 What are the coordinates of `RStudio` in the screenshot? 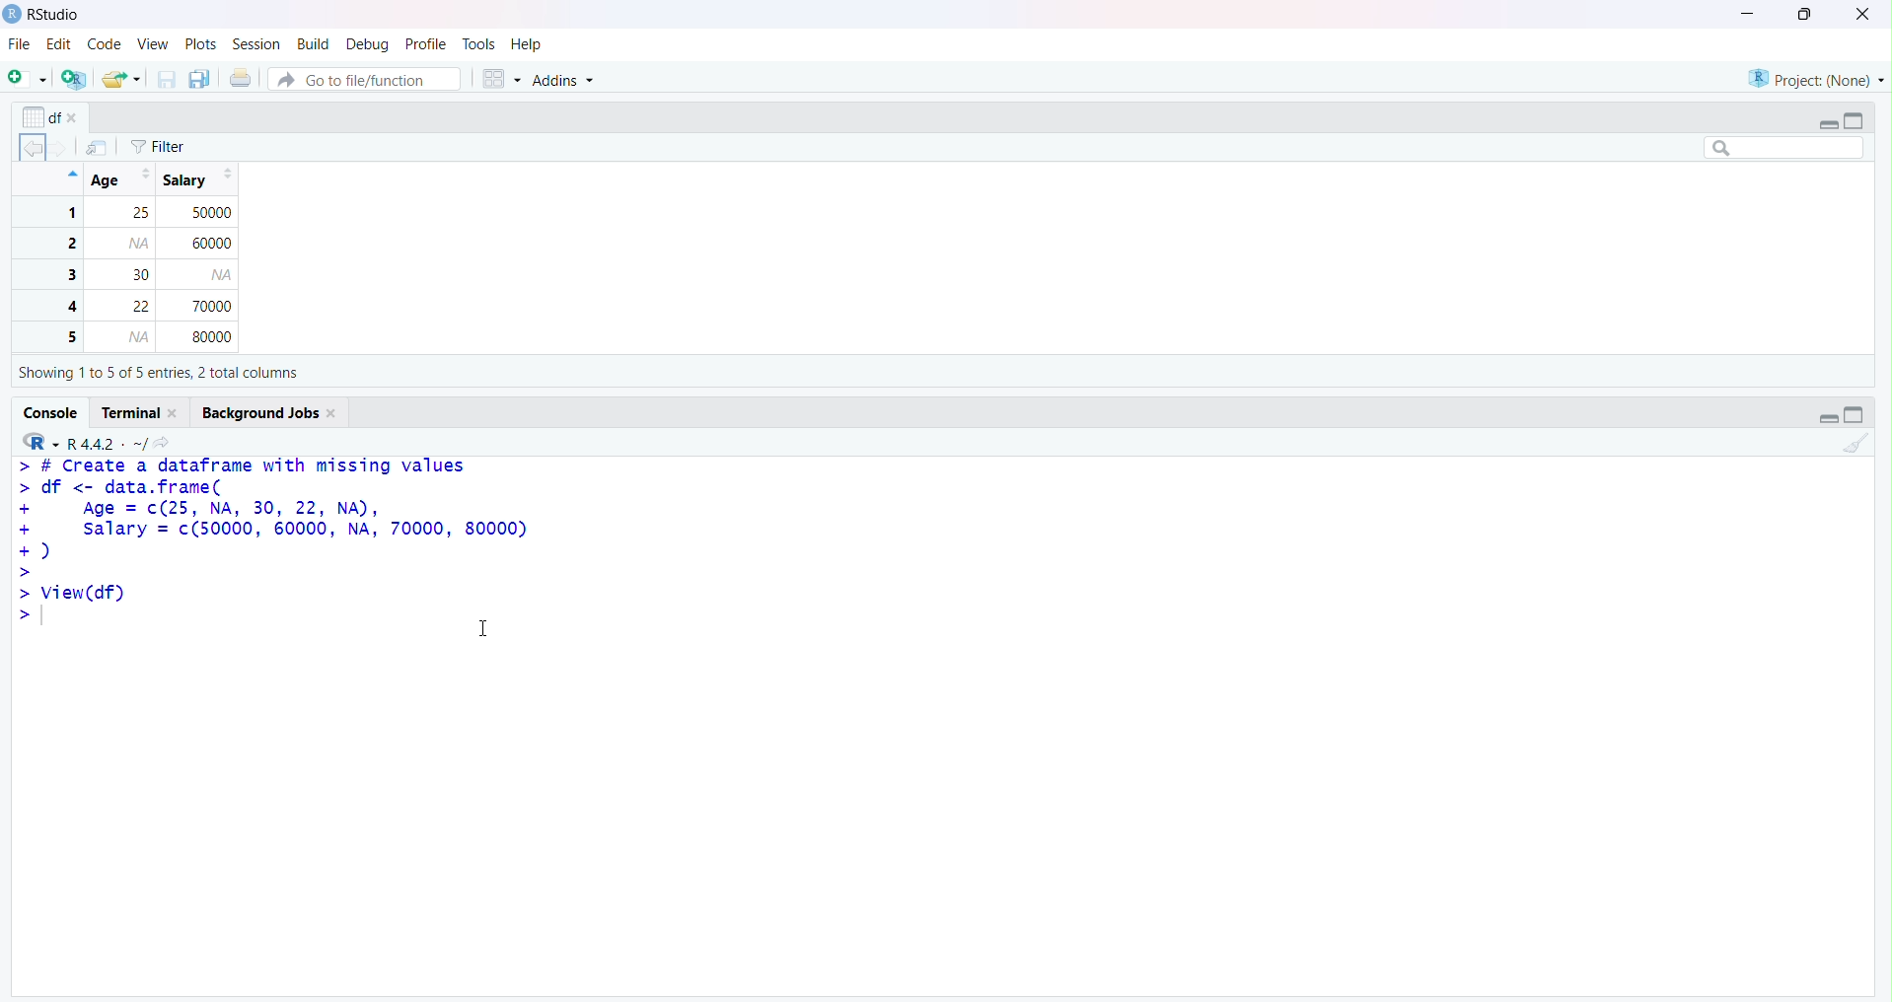 It's located at (52, 15).